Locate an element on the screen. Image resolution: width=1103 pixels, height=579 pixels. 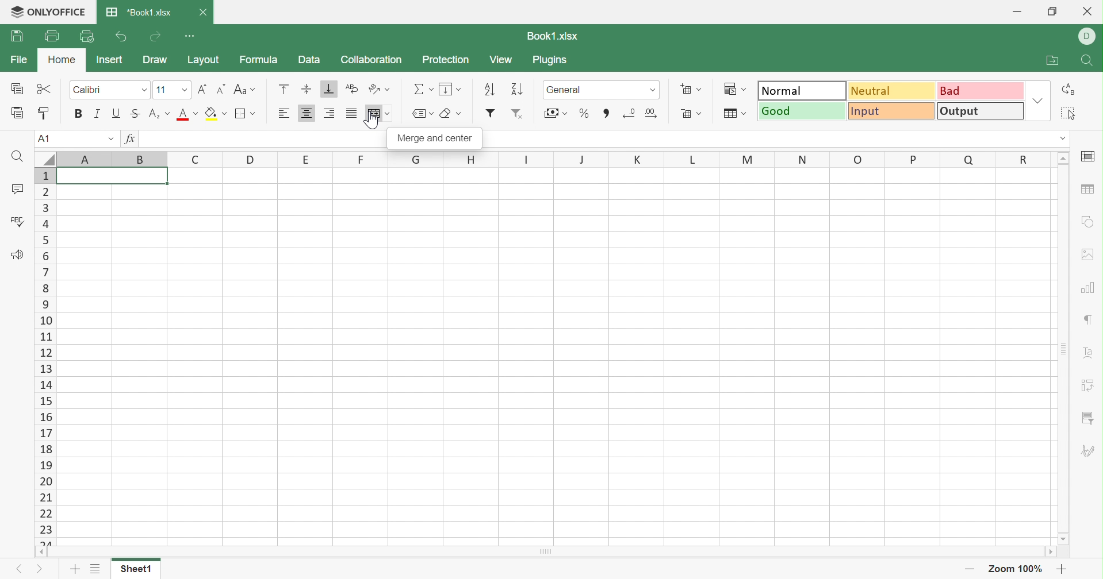
Restore Down is located at coordinates (1055, 11).